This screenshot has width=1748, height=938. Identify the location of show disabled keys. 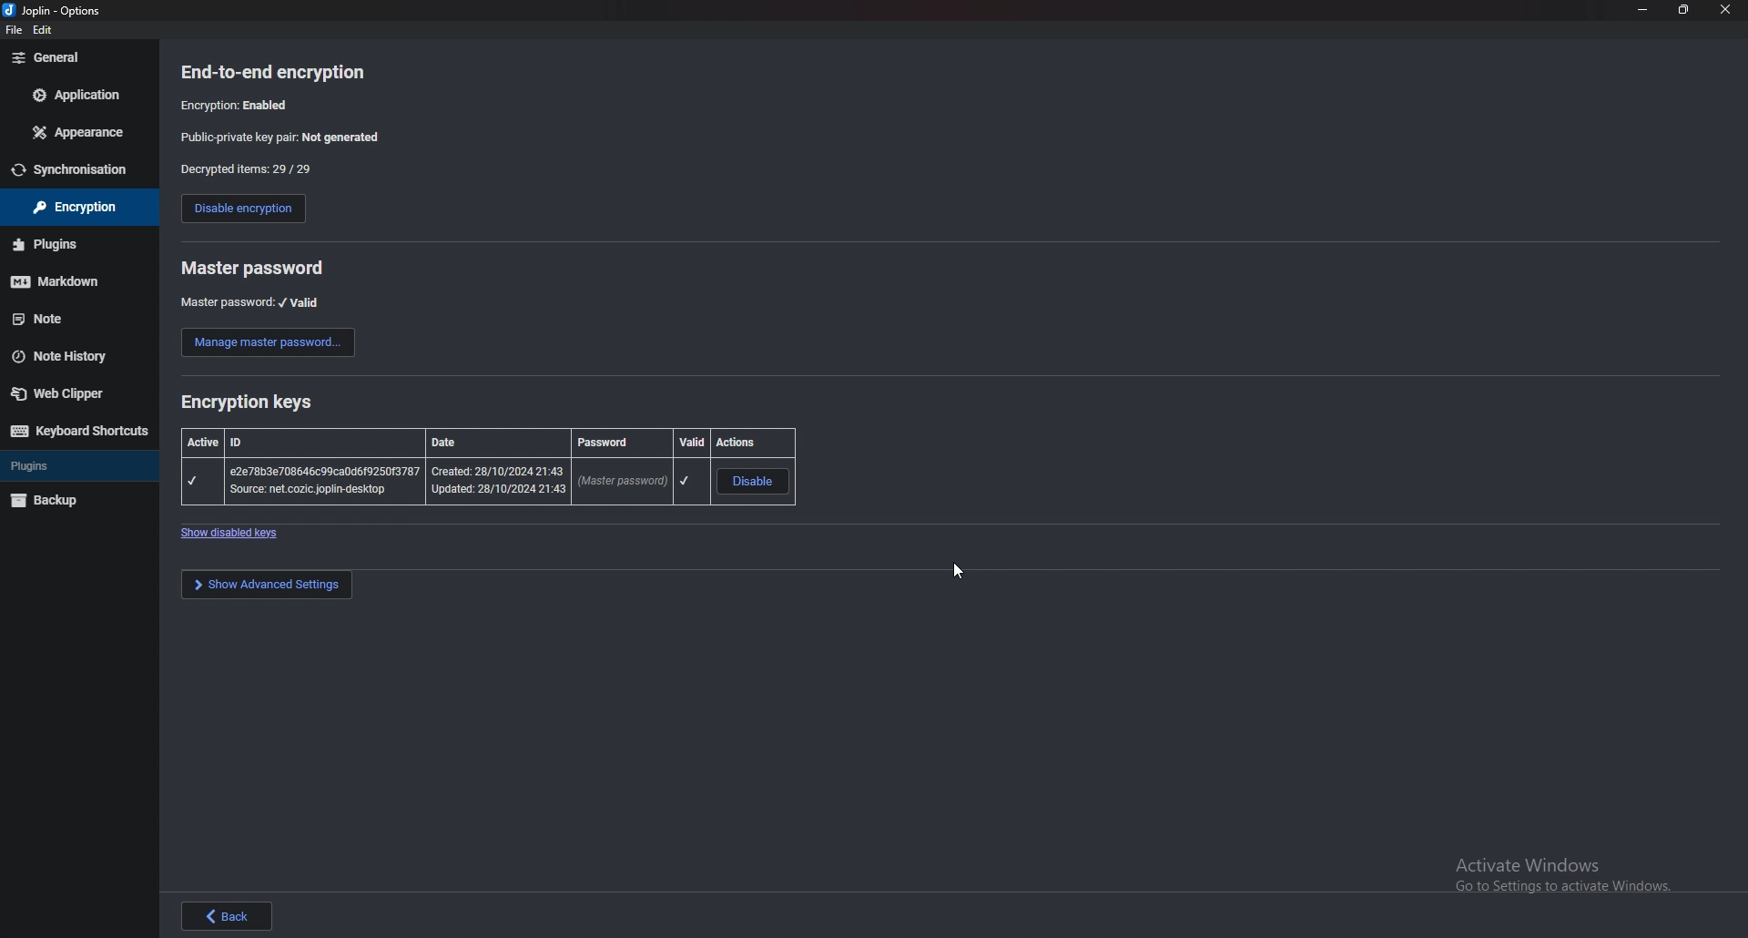
(250, 403).